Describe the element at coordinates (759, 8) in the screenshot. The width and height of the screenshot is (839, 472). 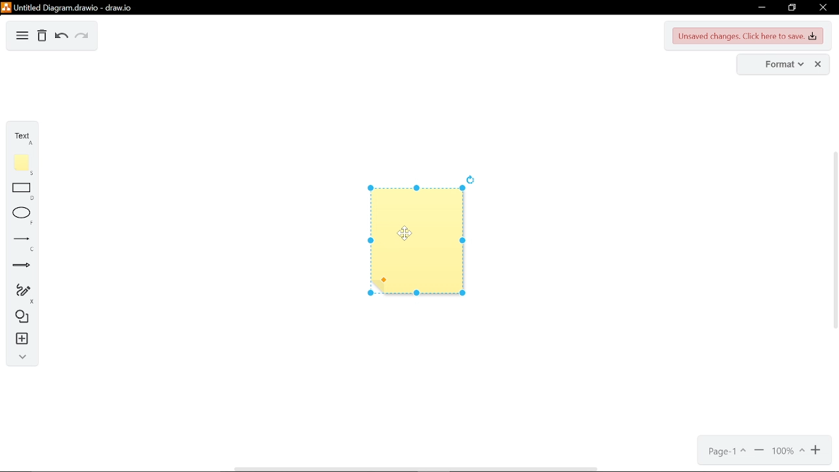
I see `minimize` at that location.